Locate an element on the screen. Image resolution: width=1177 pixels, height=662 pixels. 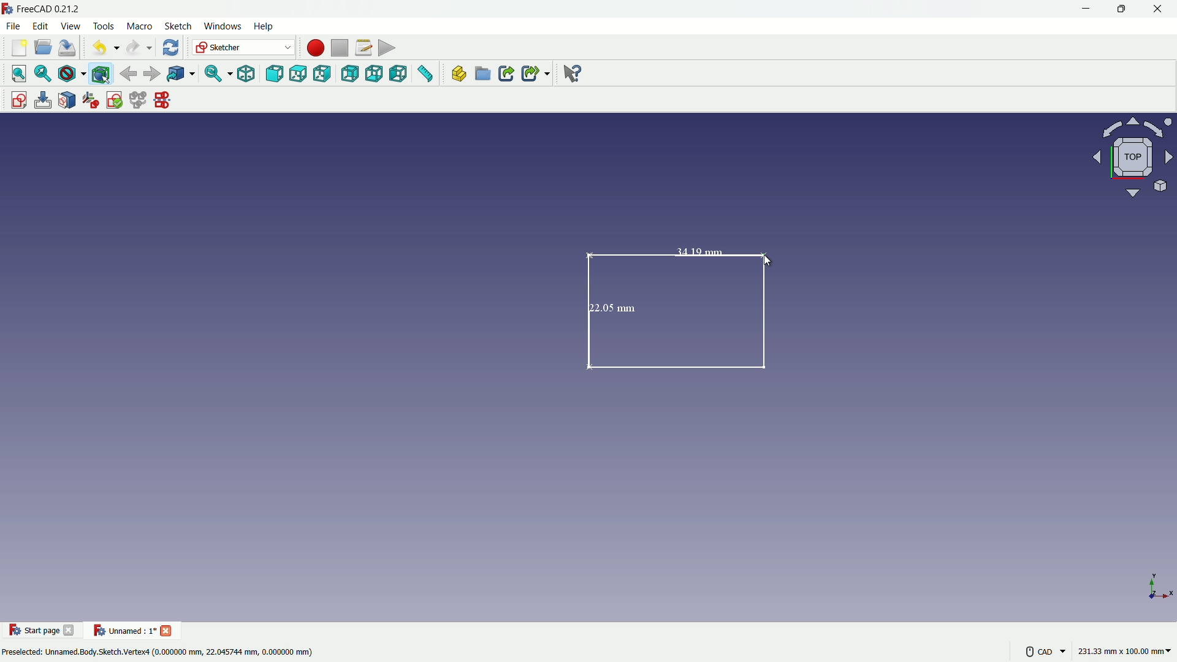
placement axes is located at coordinates (1159, 586).